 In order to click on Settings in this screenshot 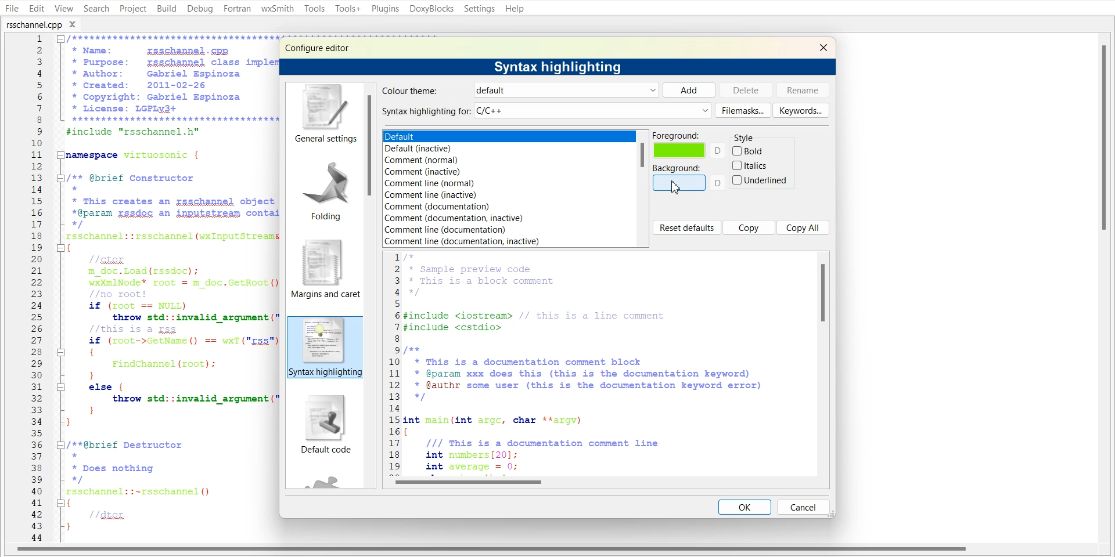, I will do `click(480, 8)`.